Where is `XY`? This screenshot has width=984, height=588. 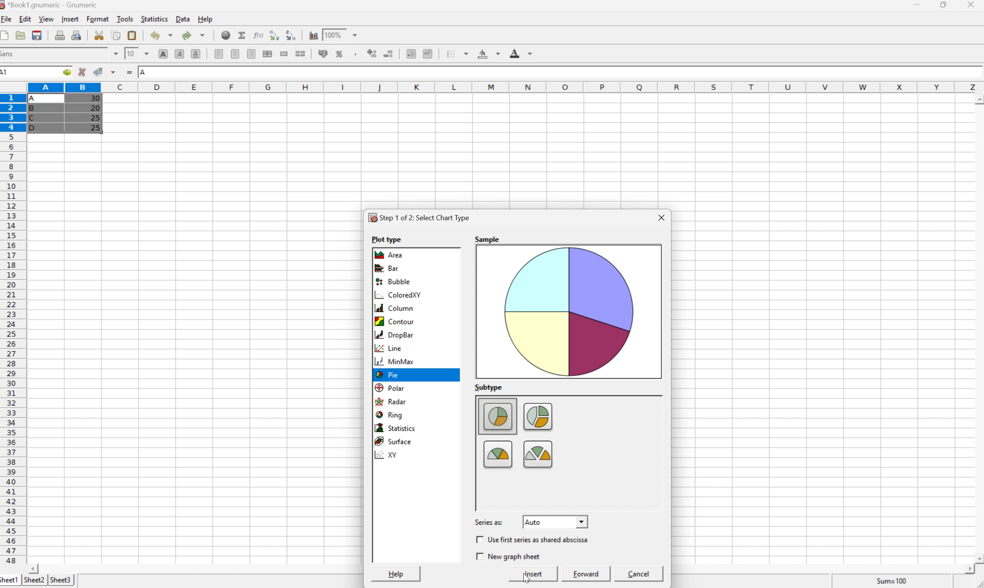 XY is located at coordinates (389, 455).